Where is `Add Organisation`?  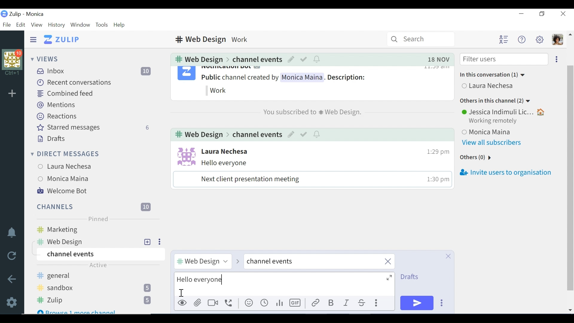 Add Organisation is located at coordinates (12, 93).